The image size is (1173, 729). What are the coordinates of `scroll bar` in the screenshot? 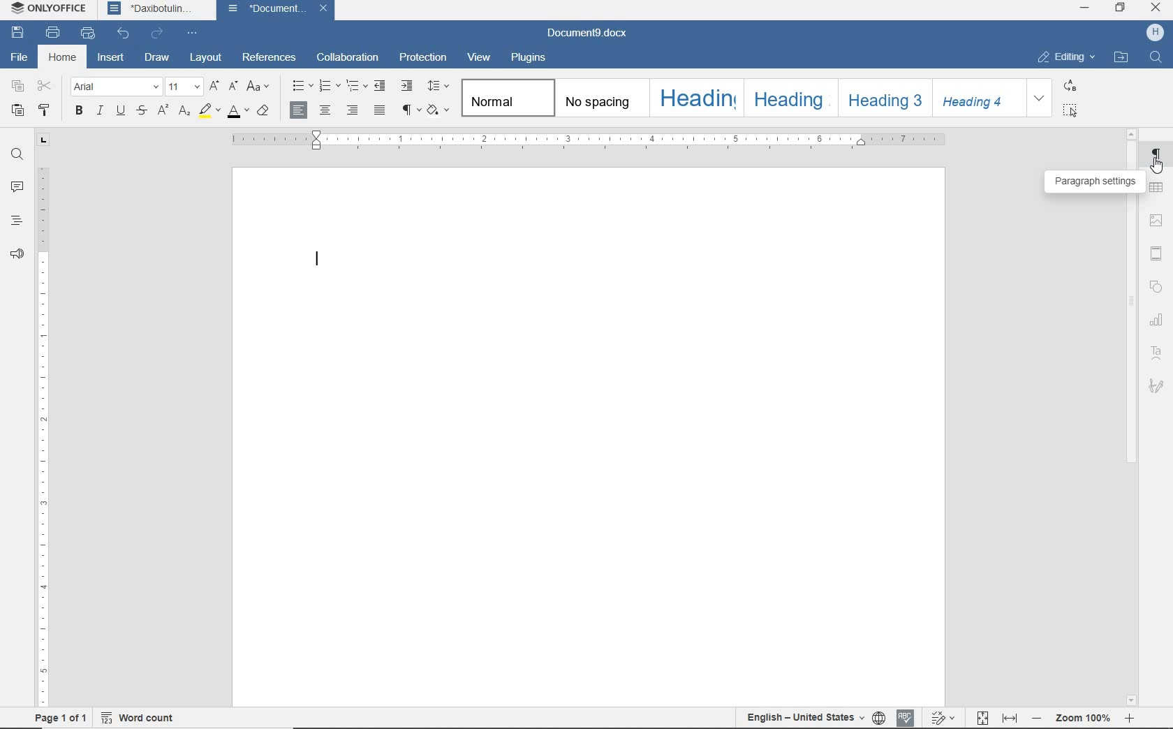 It's located at (1132, 417).